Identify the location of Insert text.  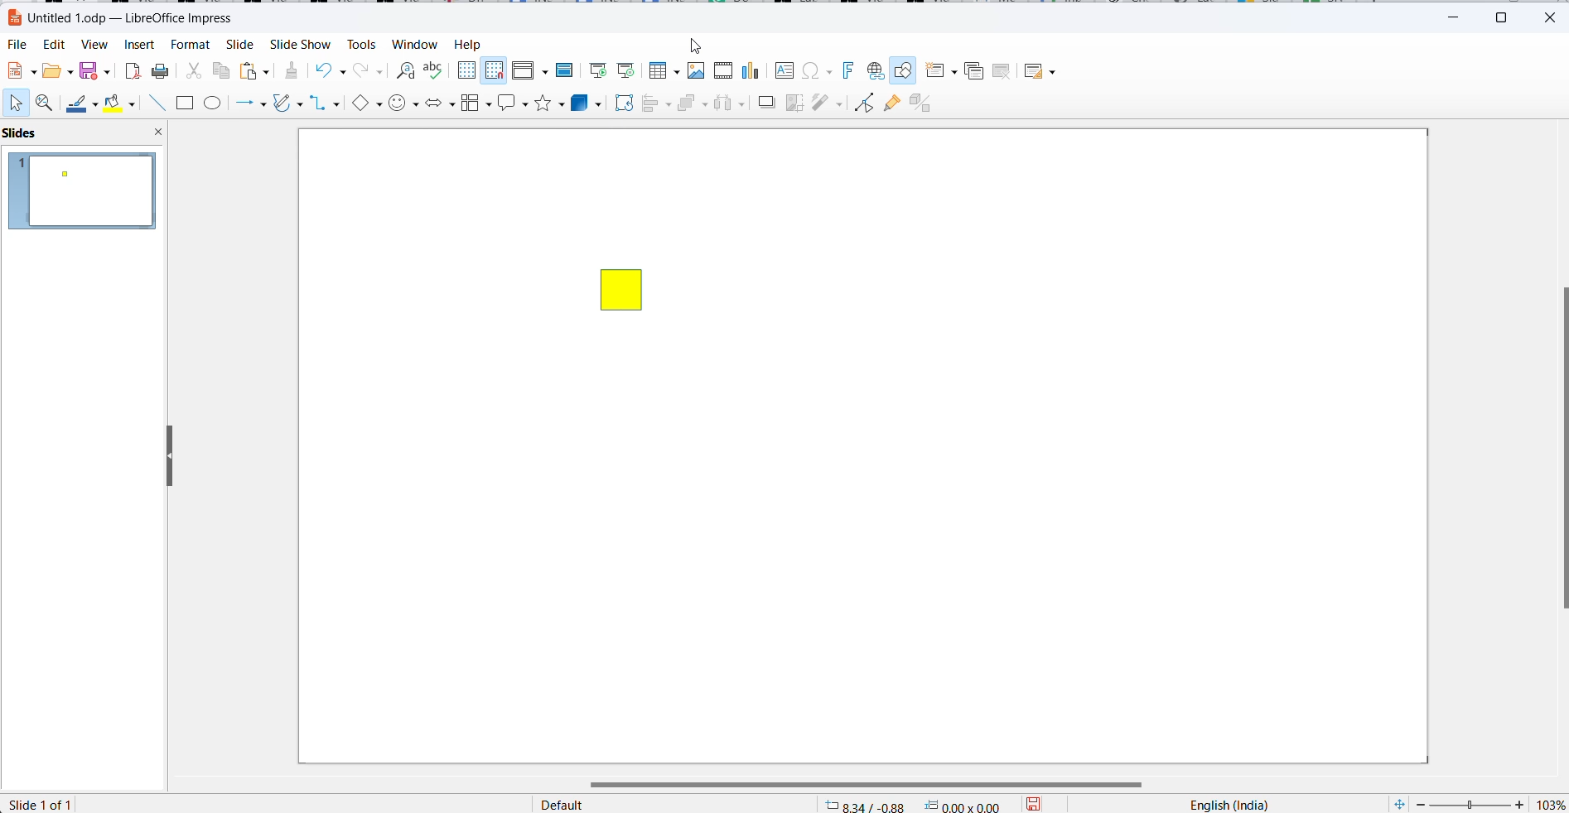
(785, 70).